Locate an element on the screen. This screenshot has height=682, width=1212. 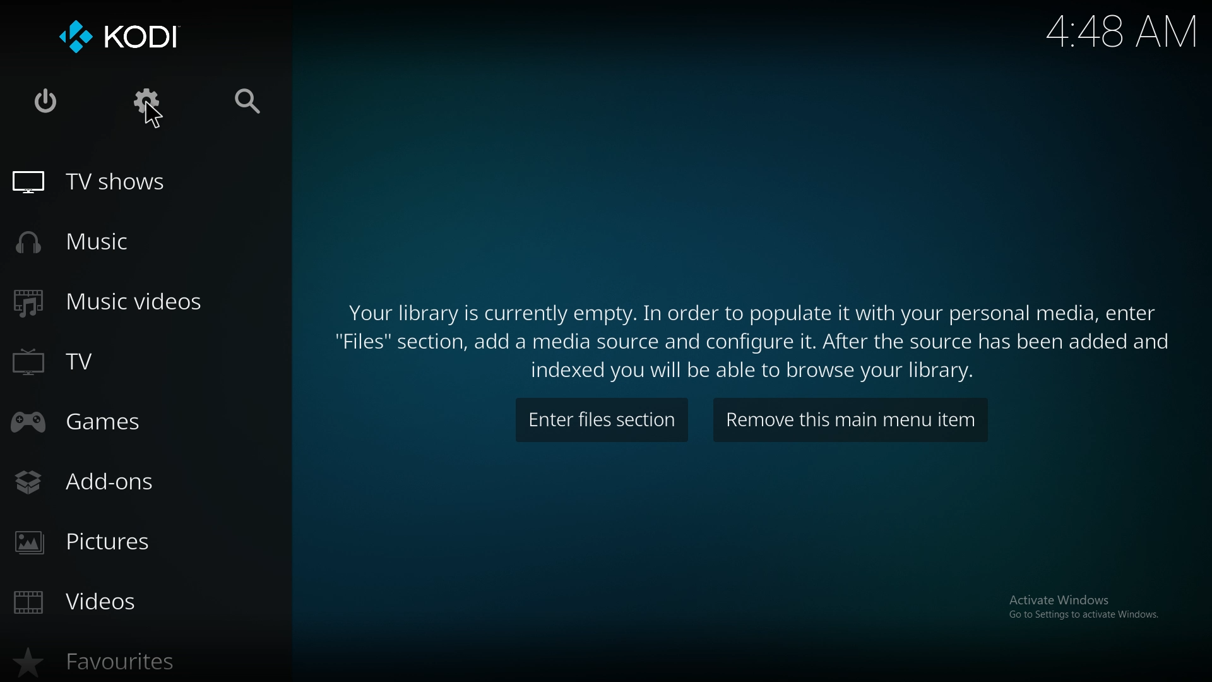
add ons is located at coordinates (97, 483).